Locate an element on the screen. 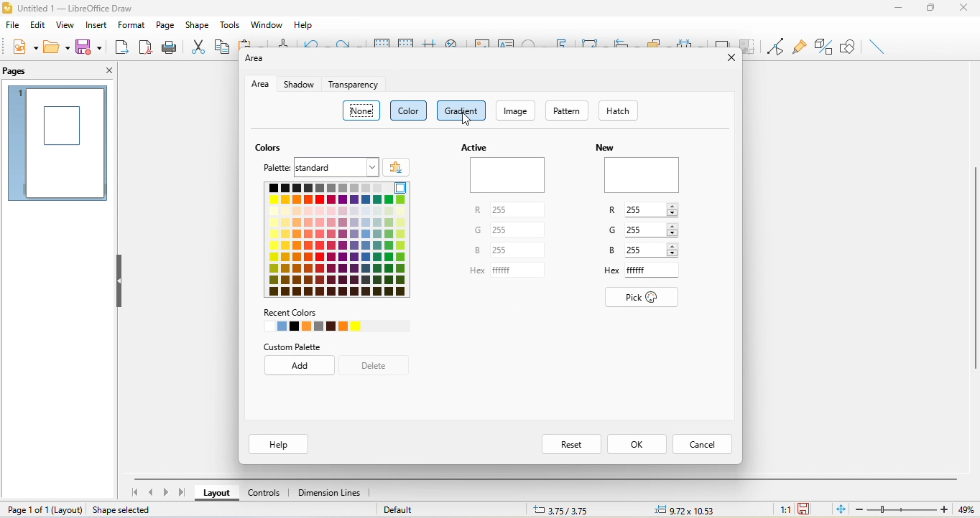 Image resolution: width=980 pixels, height=518 pixels. r is located at coordinates (612, 212).